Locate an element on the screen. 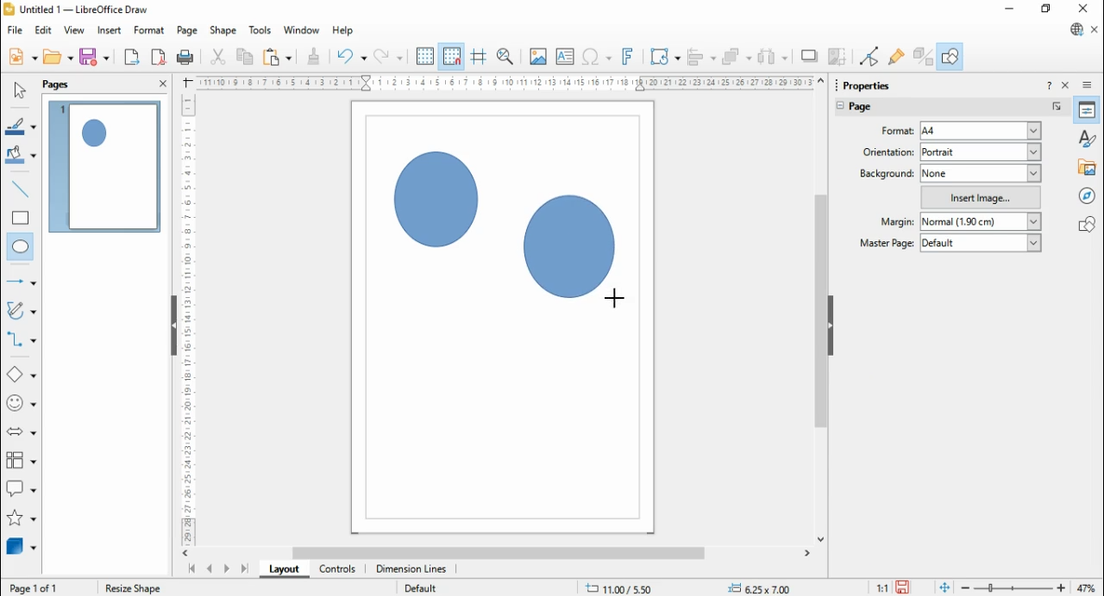 This screenshot has width=1104, height=596. export directly as PDF is located at coordinates (158, 57).